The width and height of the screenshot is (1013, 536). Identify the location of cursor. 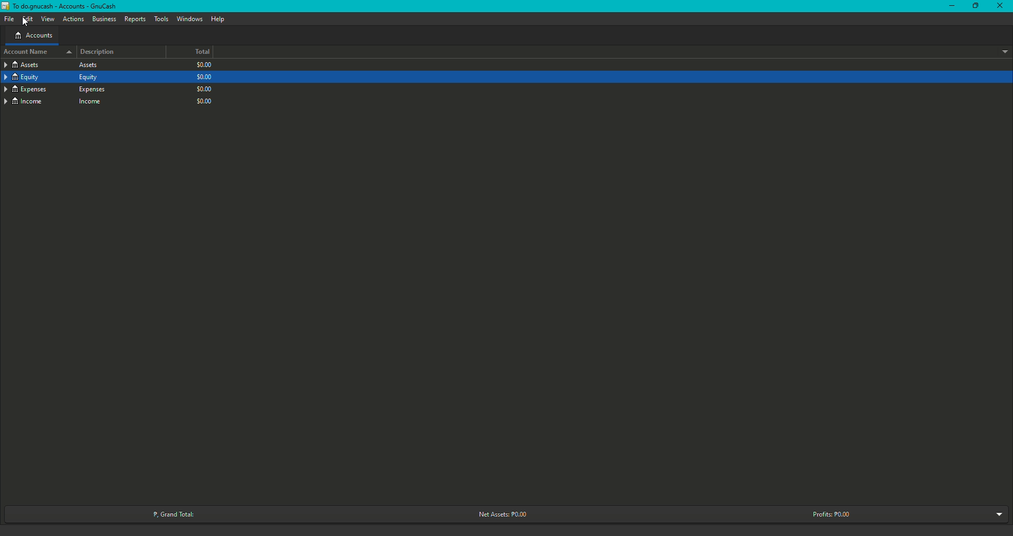
(25, 22).